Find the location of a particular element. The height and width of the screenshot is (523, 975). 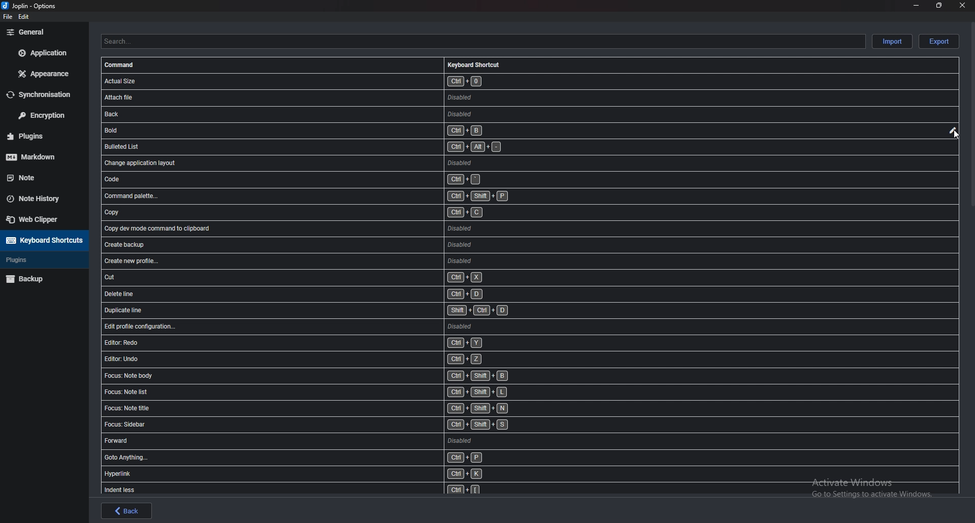

shortcut is located at coordinates (332, 343).